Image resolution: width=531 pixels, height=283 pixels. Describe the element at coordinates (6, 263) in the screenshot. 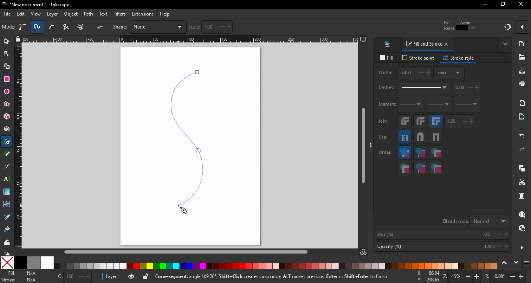

I see `none` at that location.